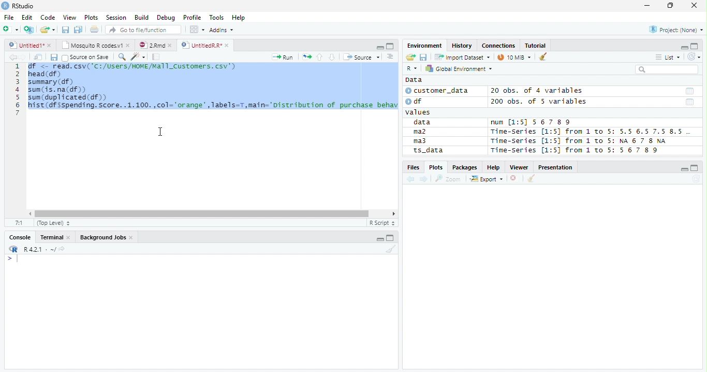 This screenshot has width=707, height=372. What do you see at coordinates (459, 68) in the screenshot?
I see `Global Environment` at bounding box center [459, 68].